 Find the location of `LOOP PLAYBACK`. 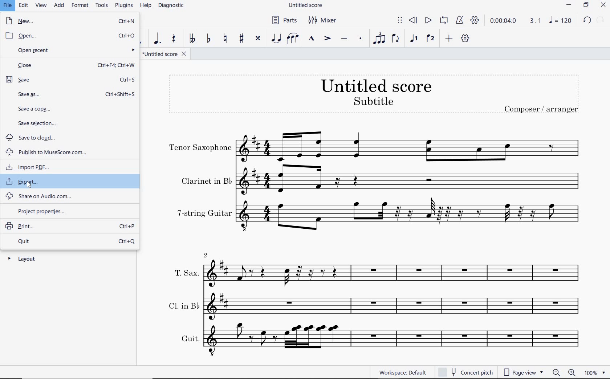

LOOP PLAYBACK is located at coordinates (443, 21).